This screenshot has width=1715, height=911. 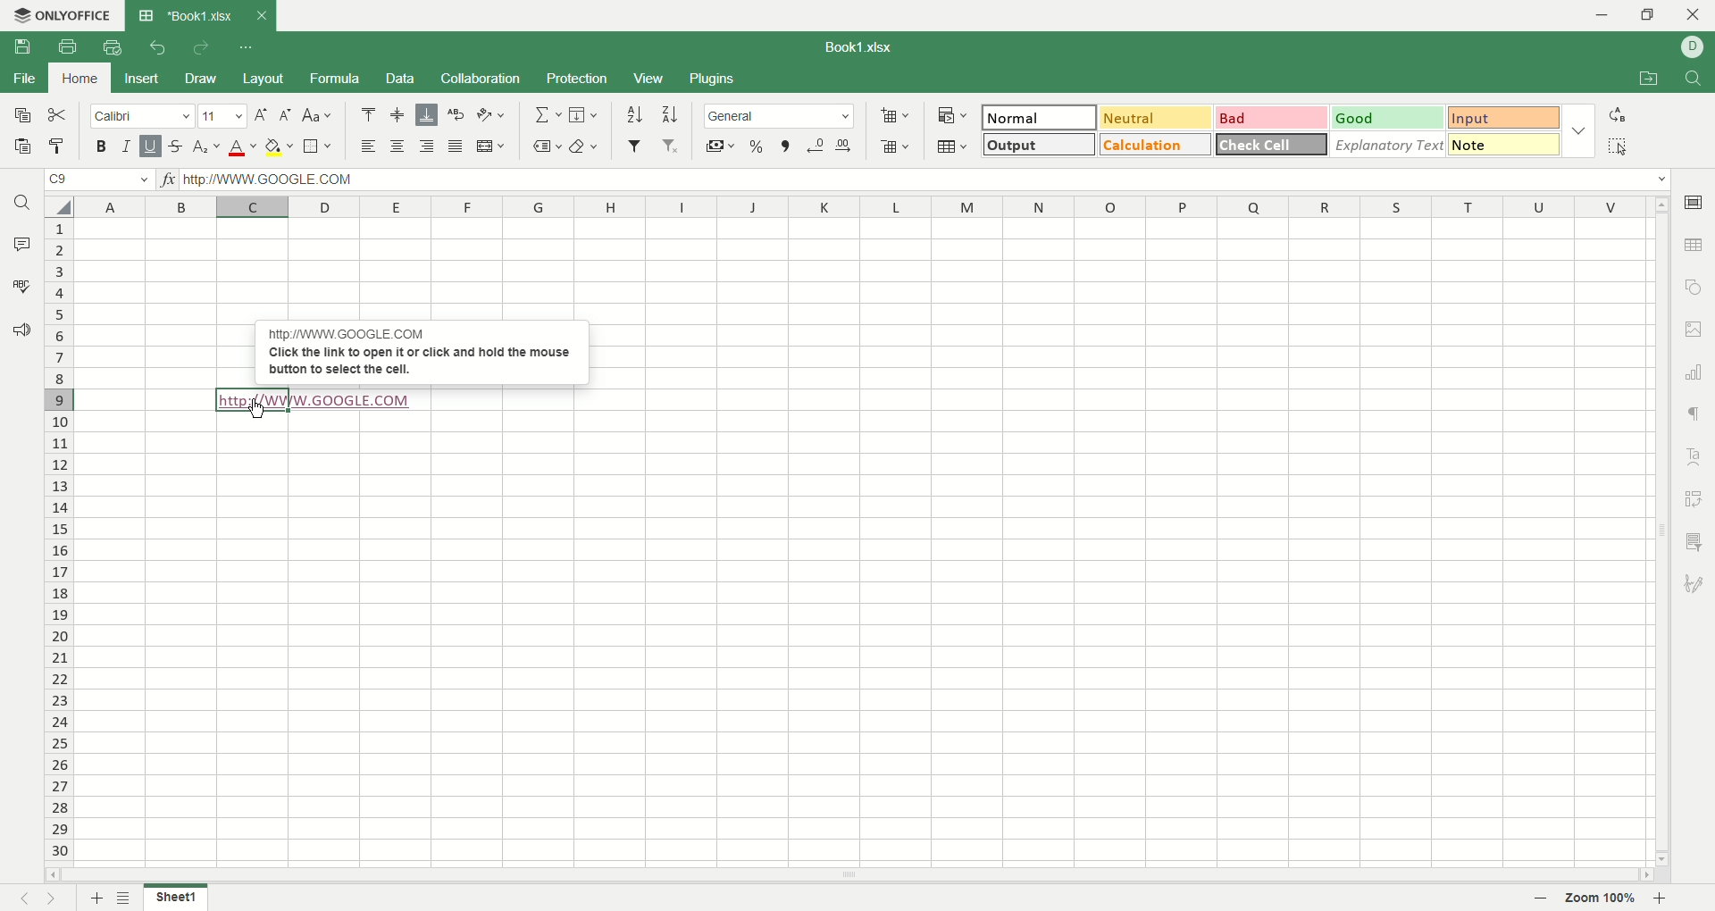 I want to click on next, so click(x=54, y=898).